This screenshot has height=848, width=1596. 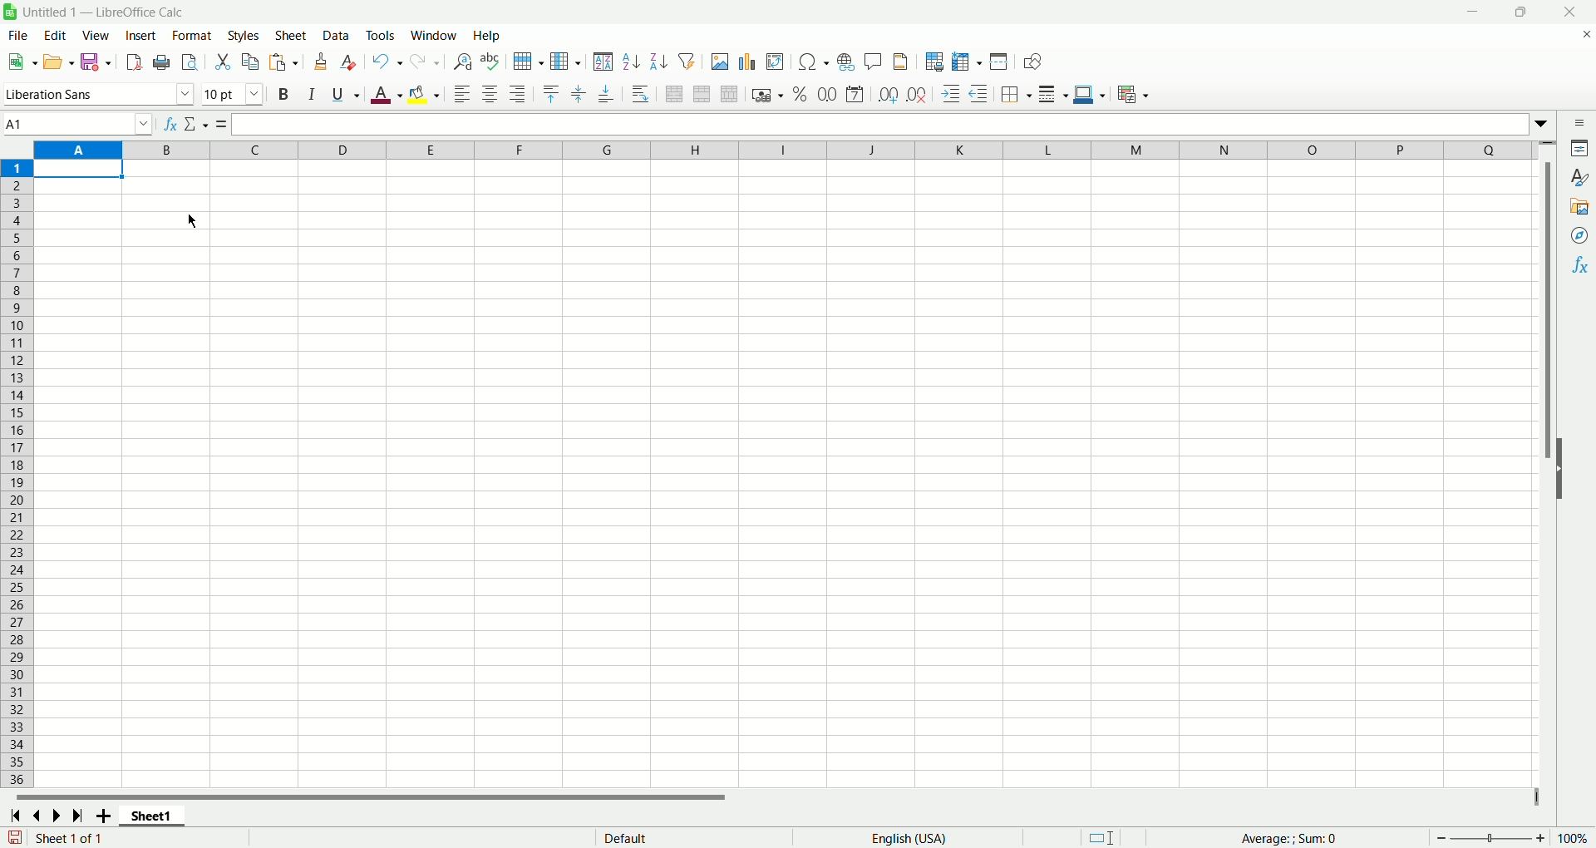 I want to click on print preview, so click(x=189, y=64).